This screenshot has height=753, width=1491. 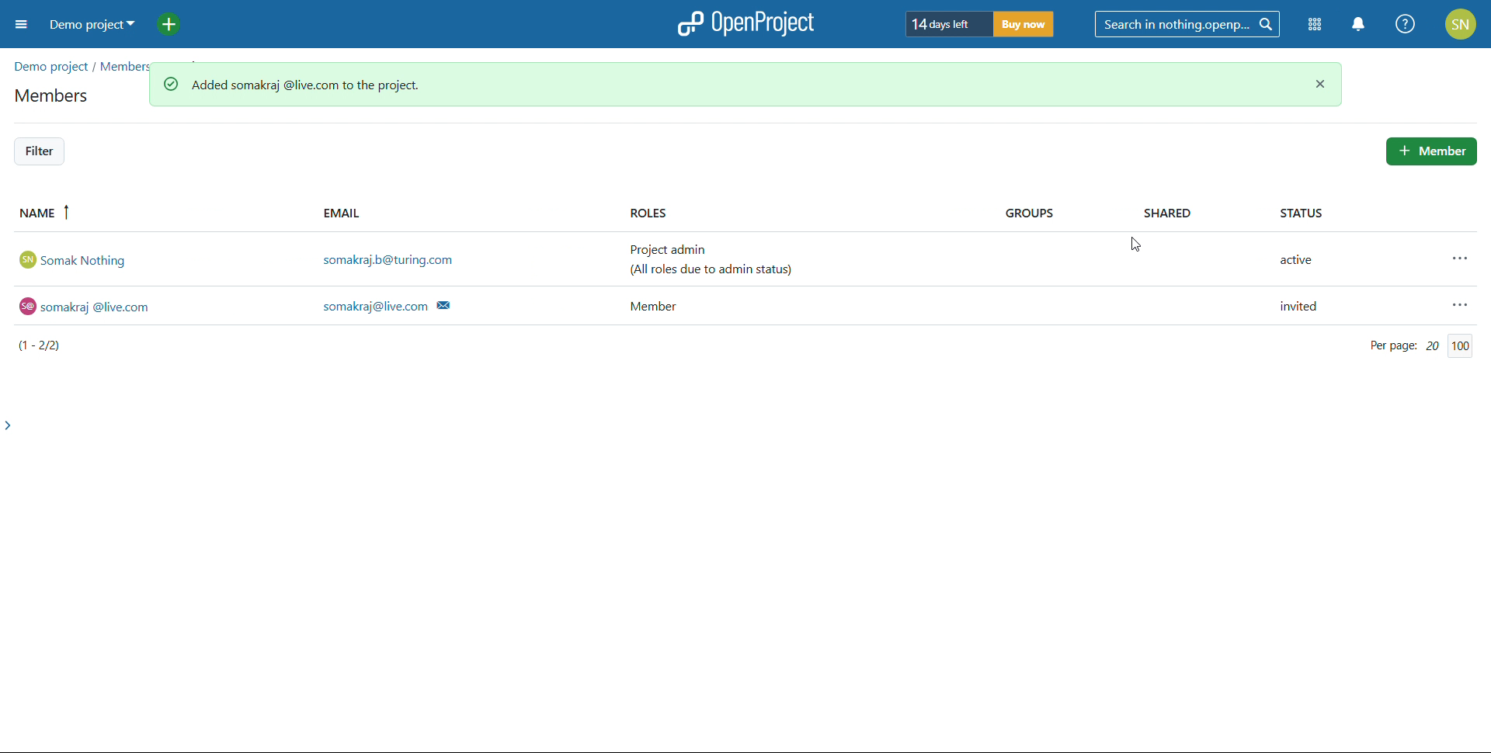 I want to click on add member, so click(x=1434, y=151).